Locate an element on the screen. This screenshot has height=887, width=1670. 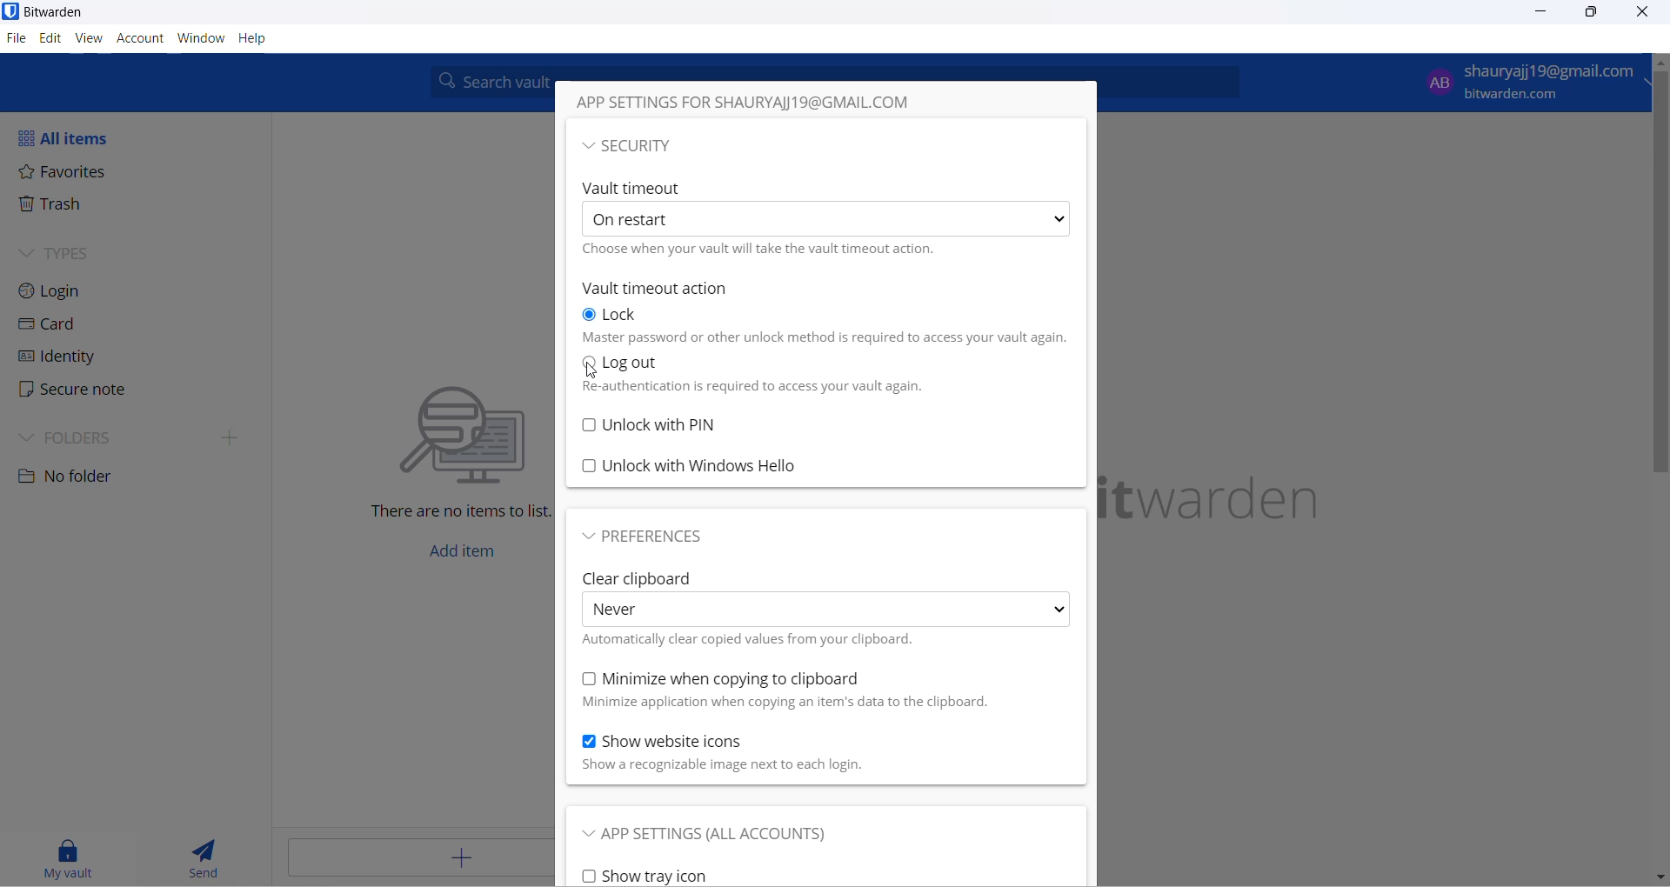
No folder is located at coordinates (73, 479).